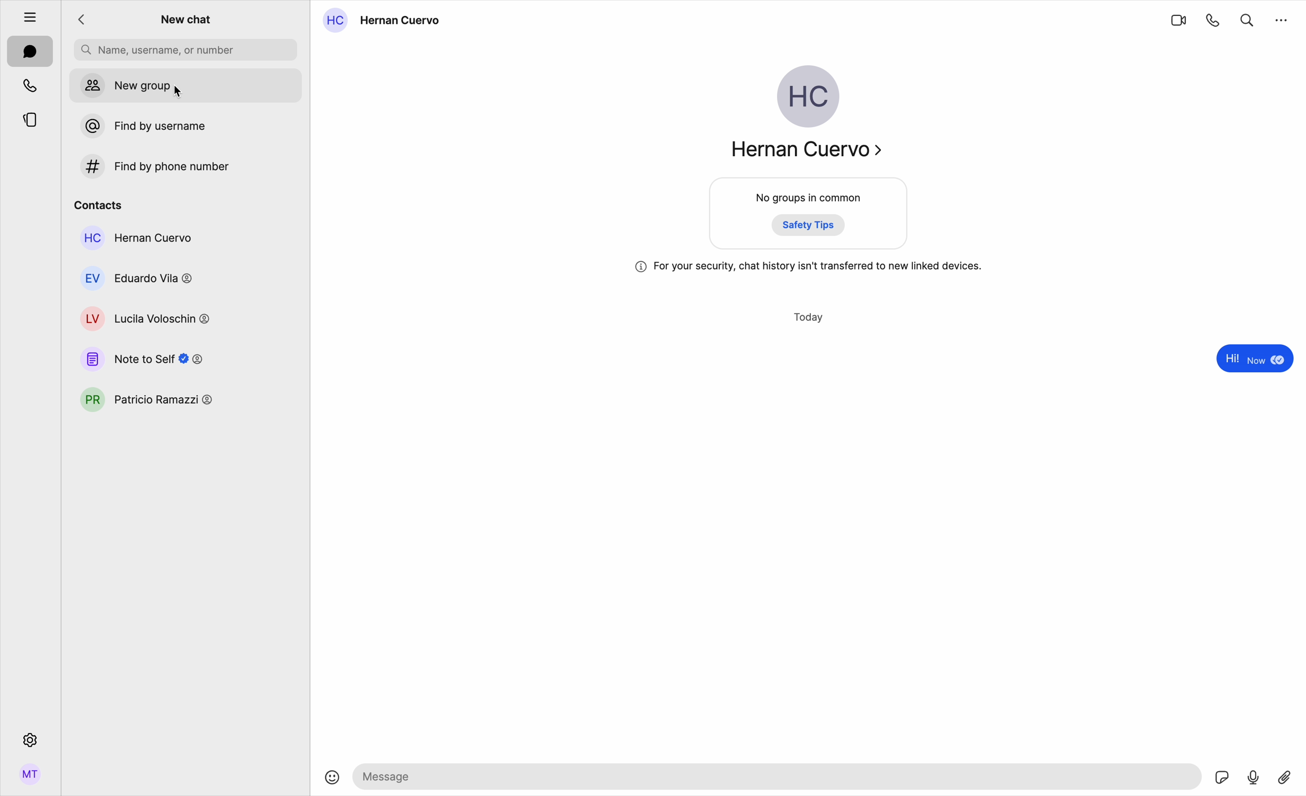 This screenshot has width=1306, height=796. Describe the element at coordinates (24, 14) in the screenshot. I see `hide tabs` at that location.